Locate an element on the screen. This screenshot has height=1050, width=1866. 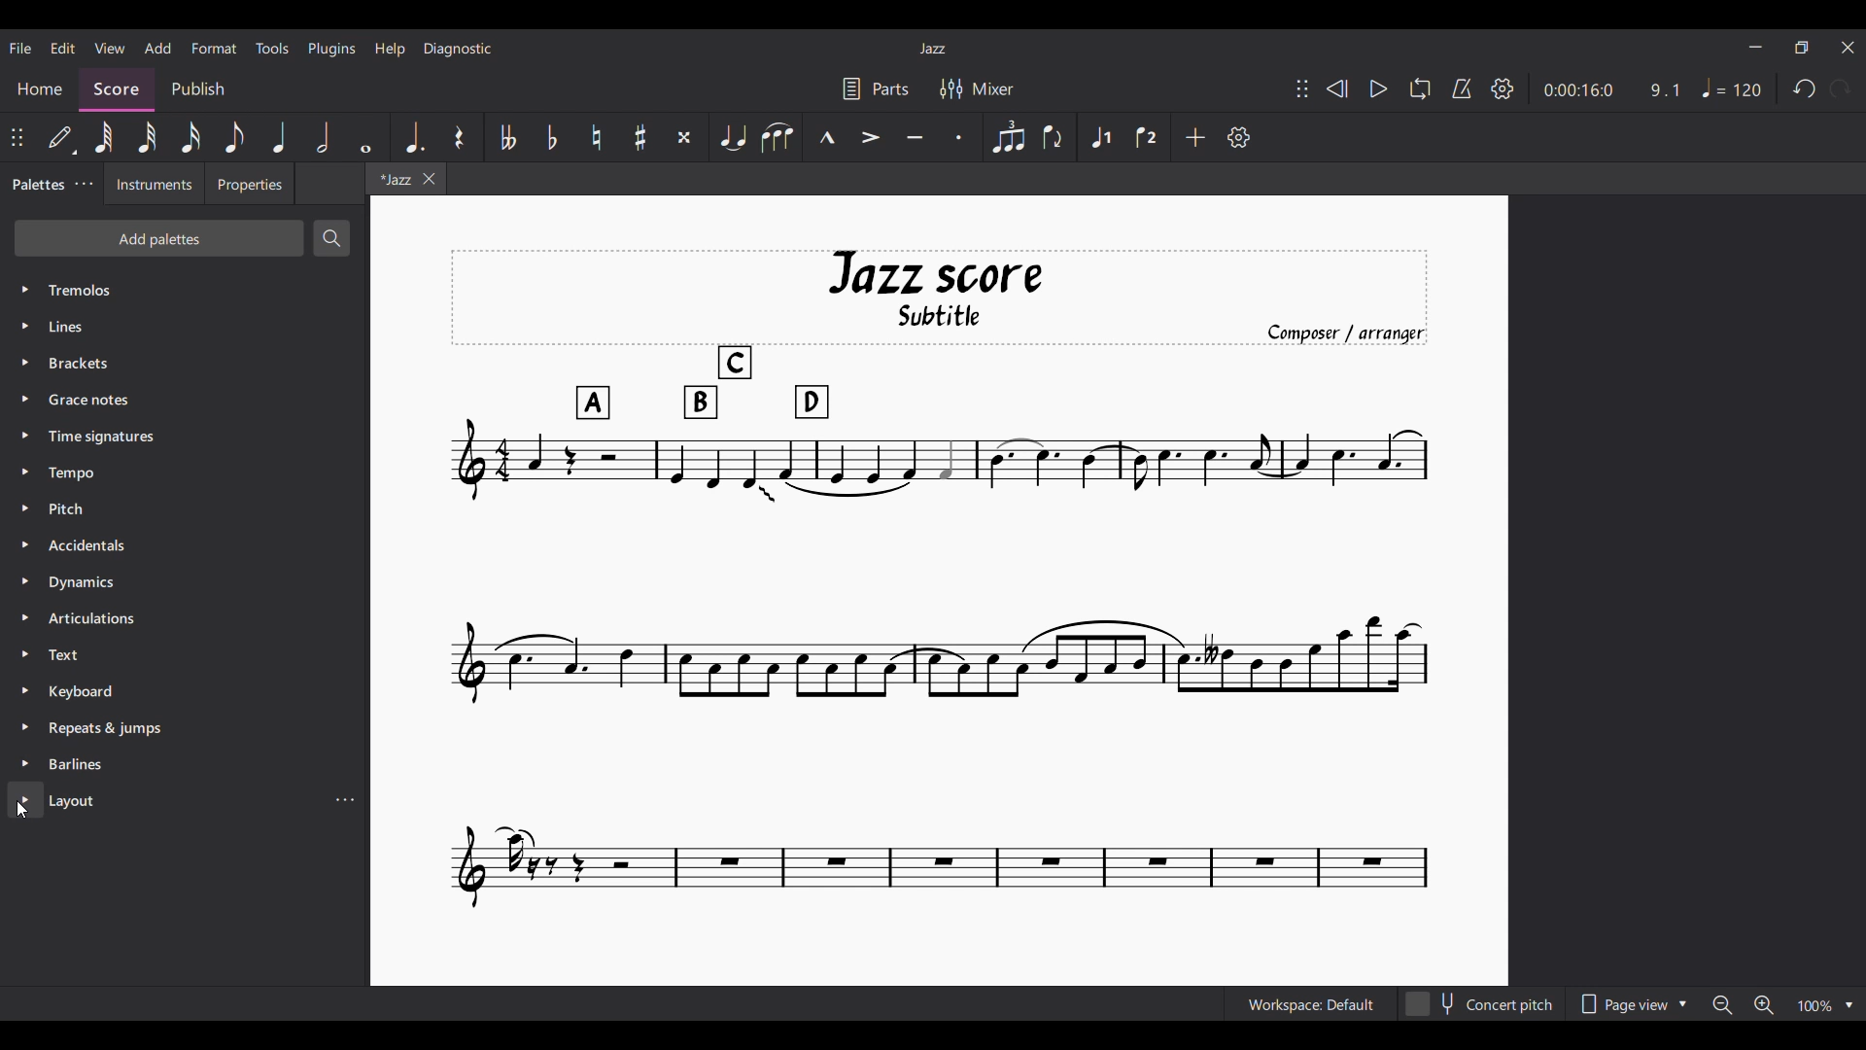
Add palettes is located at coordinates (159, 238).